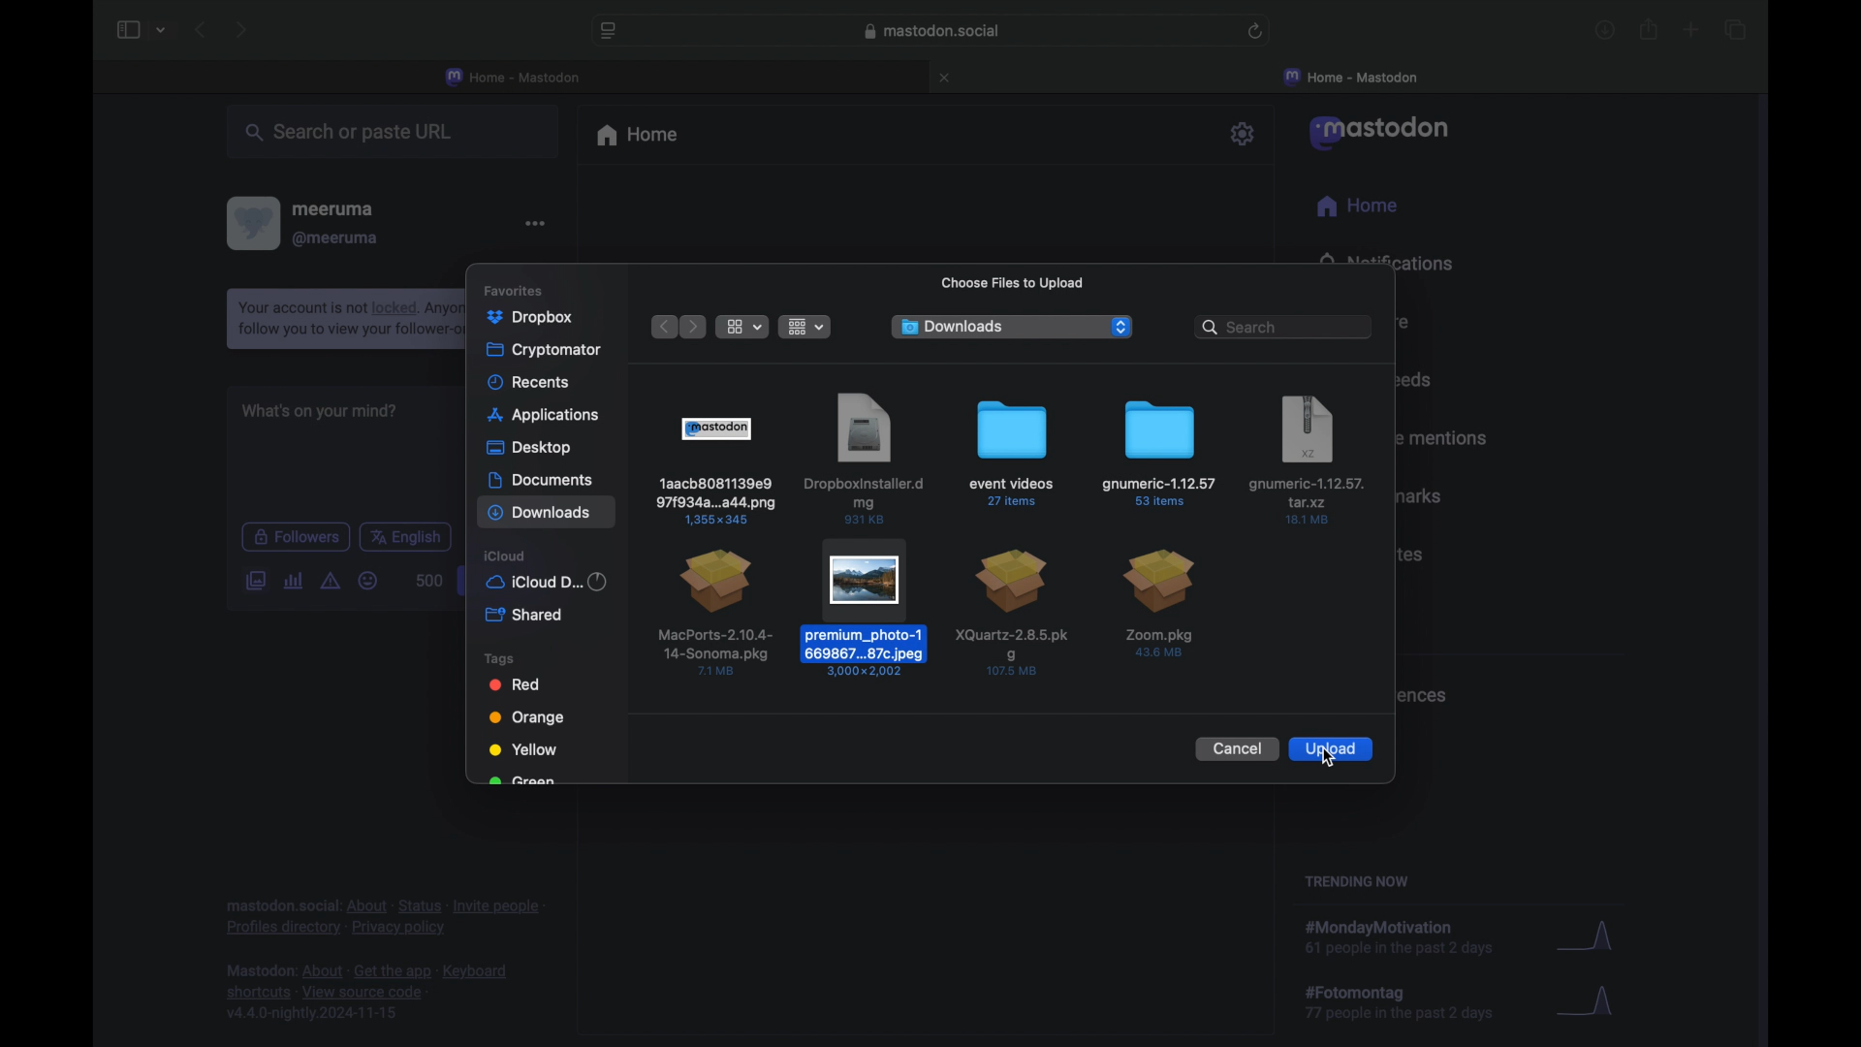  Describe the element at coordinates (514, 76) in the screenshot. I see `home - mastodon` at that location.